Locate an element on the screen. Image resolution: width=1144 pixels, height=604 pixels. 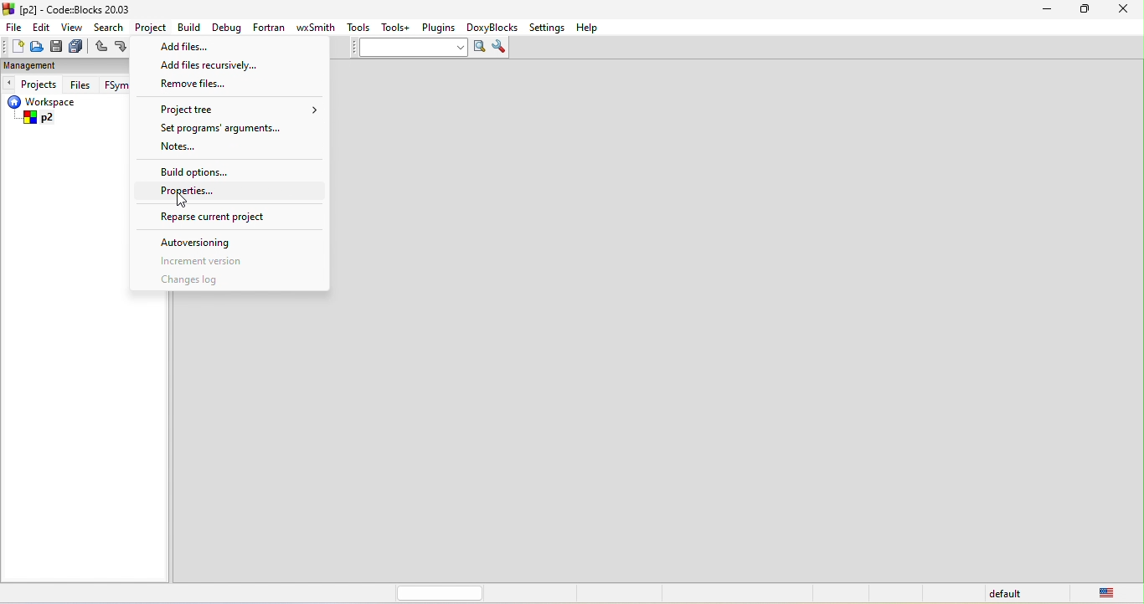
view is located at coordinates (72, 28).